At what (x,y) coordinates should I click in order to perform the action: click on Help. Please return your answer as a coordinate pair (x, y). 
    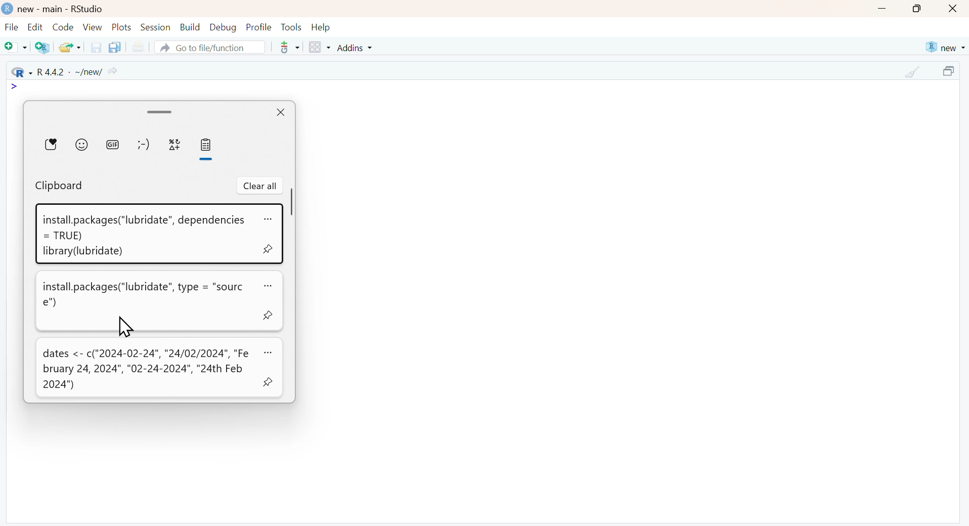
    Looking at the image, I should click on (321, 27).